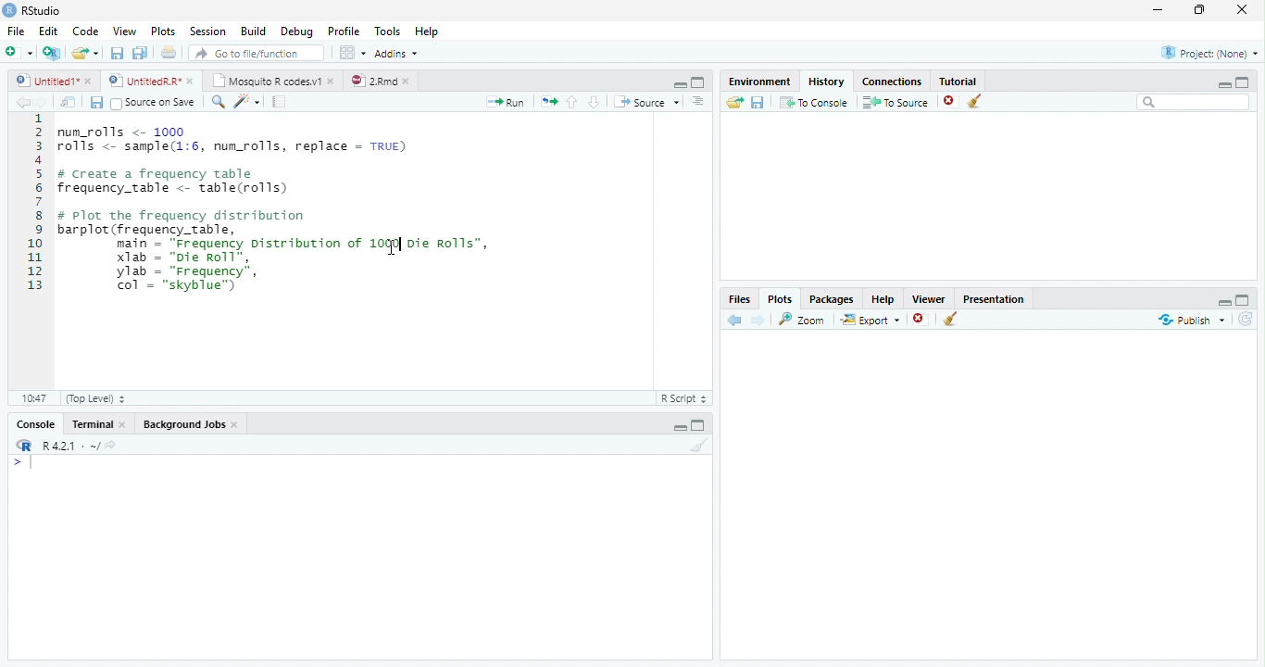 This screenshot has height=667, width=1265. What do you see at coordinates (758, 102) in the screenshot?
I see `Save File` at bounding box center [758, 102].